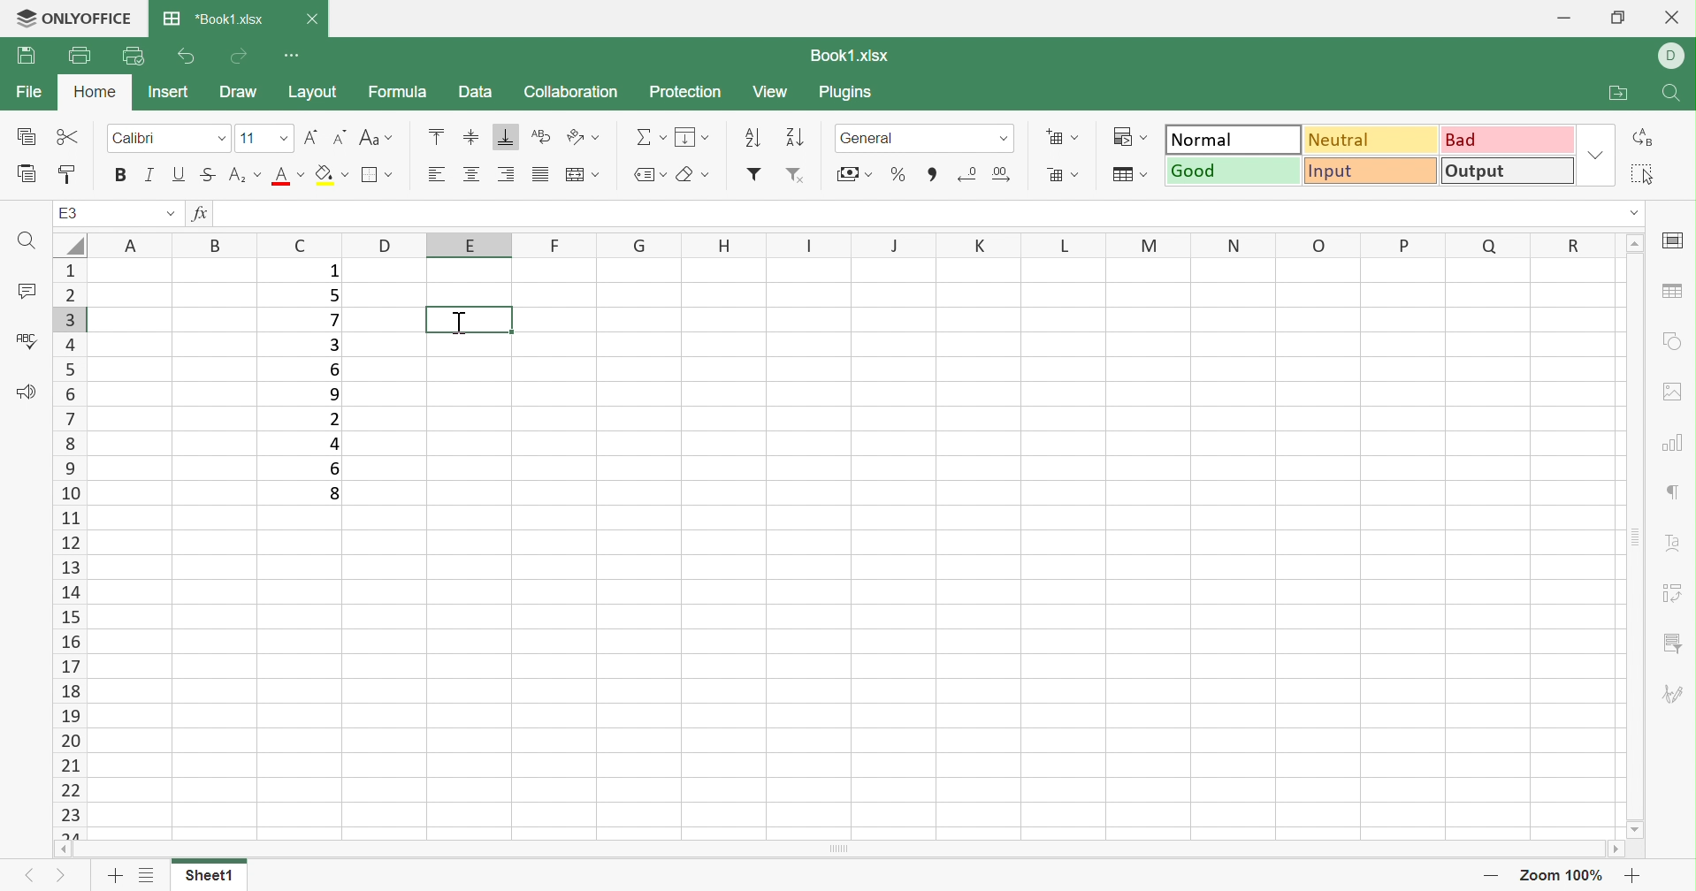 The width and height of the screenshot is (1696, 891). Describe the element at coordinates (1674, 95) in the screenshot. I see `Find` at that location.